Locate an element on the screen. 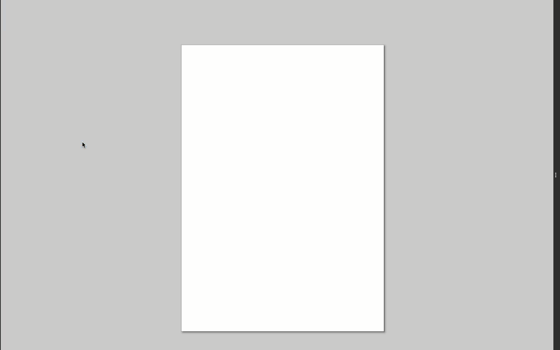  cursor is located at coordinates (91, 148).